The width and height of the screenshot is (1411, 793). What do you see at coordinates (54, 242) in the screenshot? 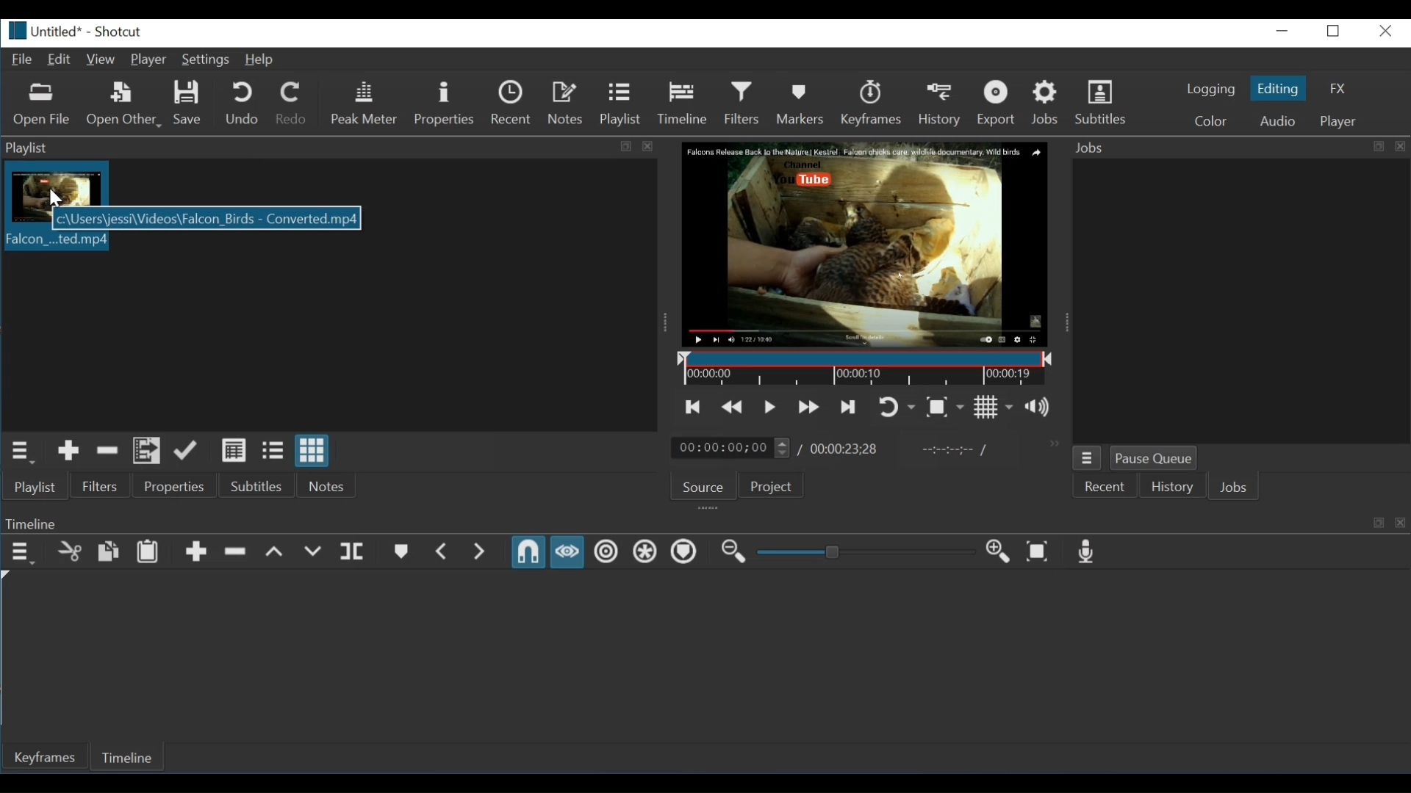
I see `clip thumbnail` at bounding box center [54, 242].